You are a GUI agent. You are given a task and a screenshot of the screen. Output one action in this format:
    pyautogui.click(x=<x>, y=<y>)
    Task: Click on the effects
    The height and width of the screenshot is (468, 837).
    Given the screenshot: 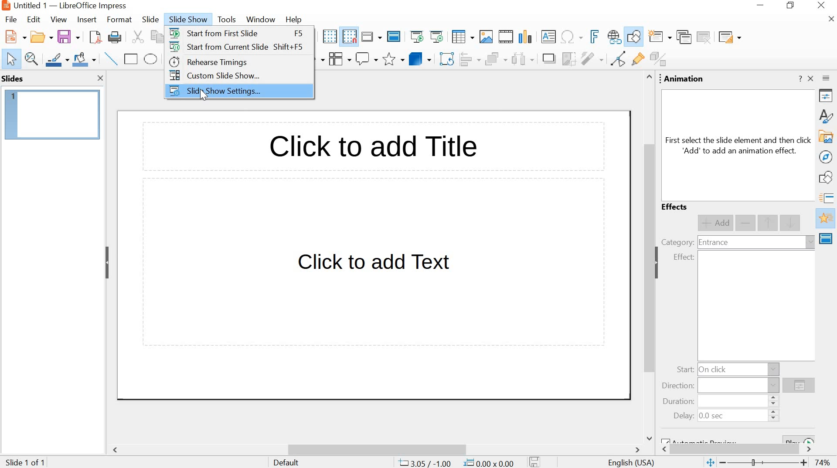 What is the action you would take?
    pyautogui.click(x=676, y=207)
    